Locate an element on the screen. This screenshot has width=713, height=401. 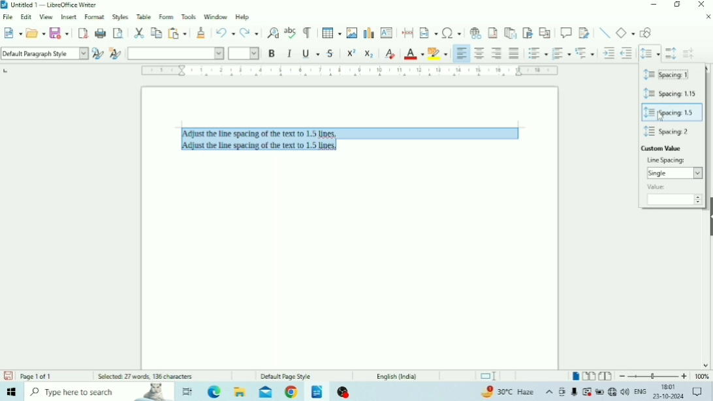
Spacing: 1.5 is located at coordinates (672, 112).